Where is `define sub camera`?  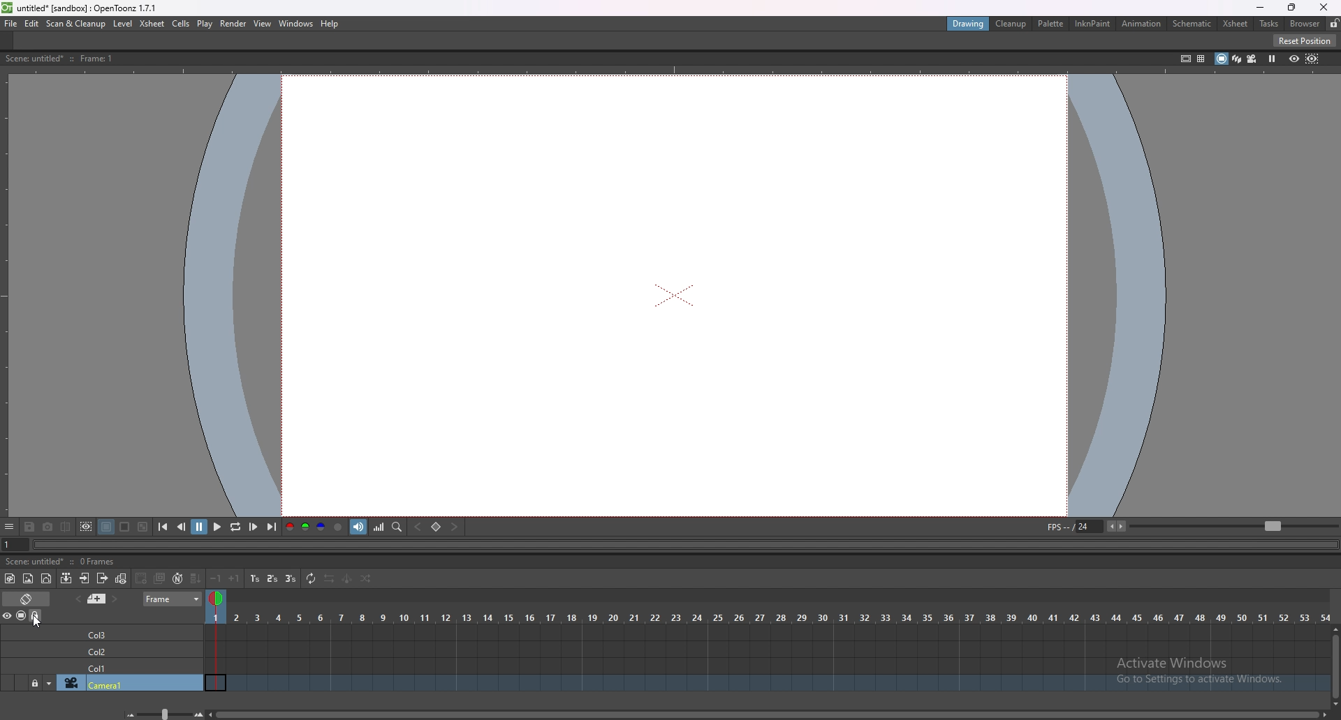 define sub camera is located at coordinates (87, 526).